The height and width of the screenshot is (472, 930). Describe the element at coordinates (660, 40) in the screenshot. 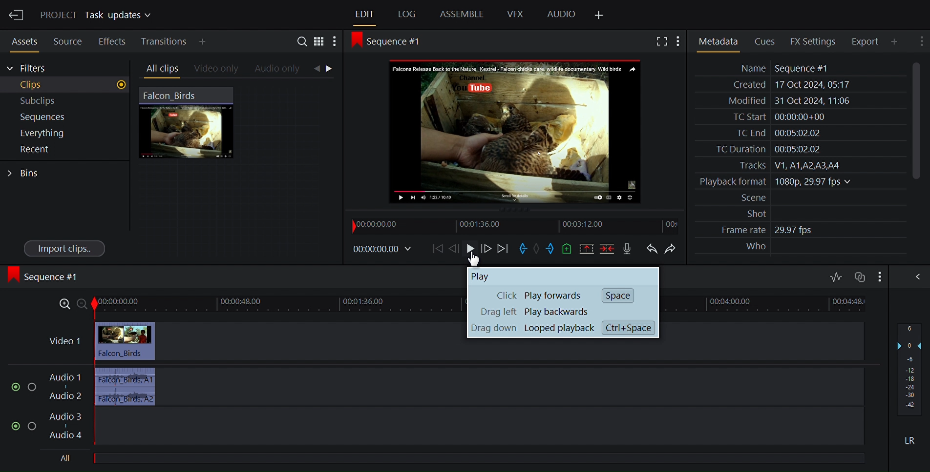

I see `Fullscreen` at that location.